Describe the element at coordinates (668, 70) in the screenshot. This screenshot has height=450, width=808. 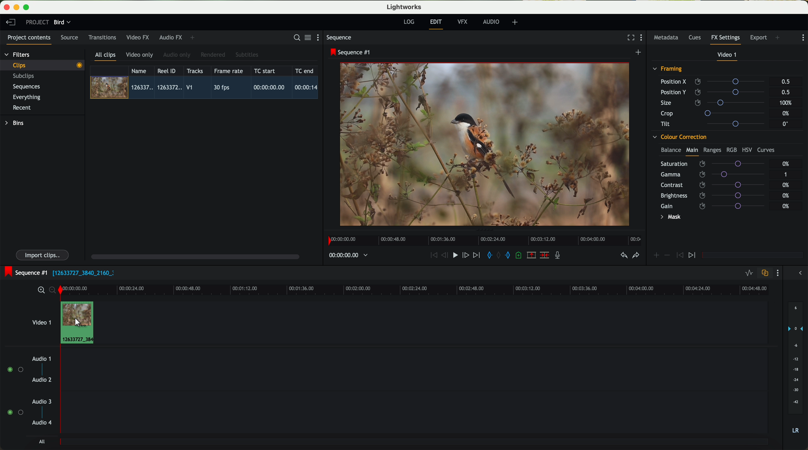
I see `framing` at that location.